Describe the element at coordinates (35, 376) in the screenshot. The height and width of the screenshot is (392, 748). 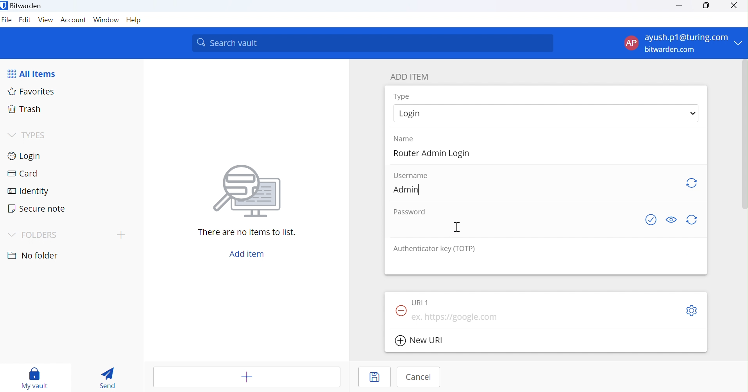
I see `My vault` at that location.